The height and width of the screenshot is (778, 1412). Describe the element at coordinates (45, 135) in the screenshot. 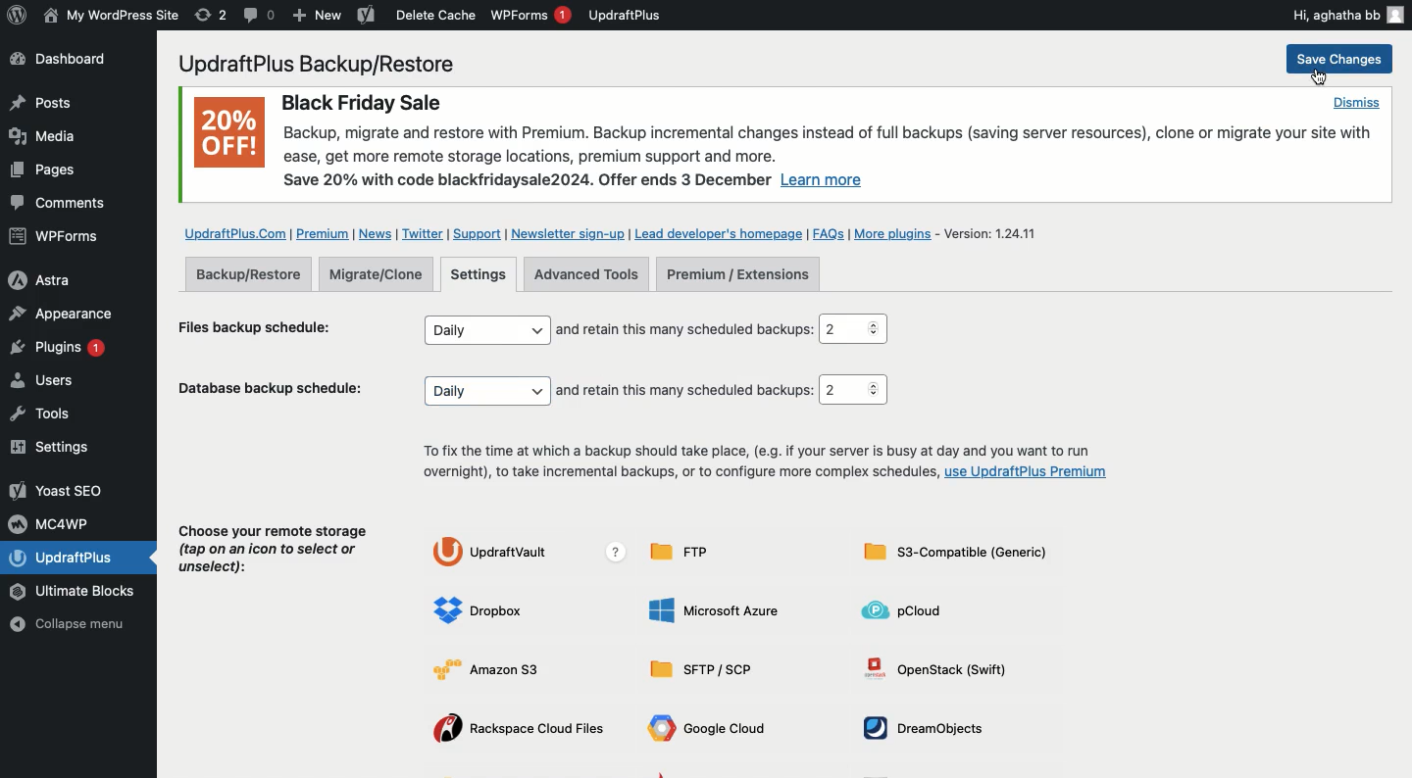

I see `Media` at that location.